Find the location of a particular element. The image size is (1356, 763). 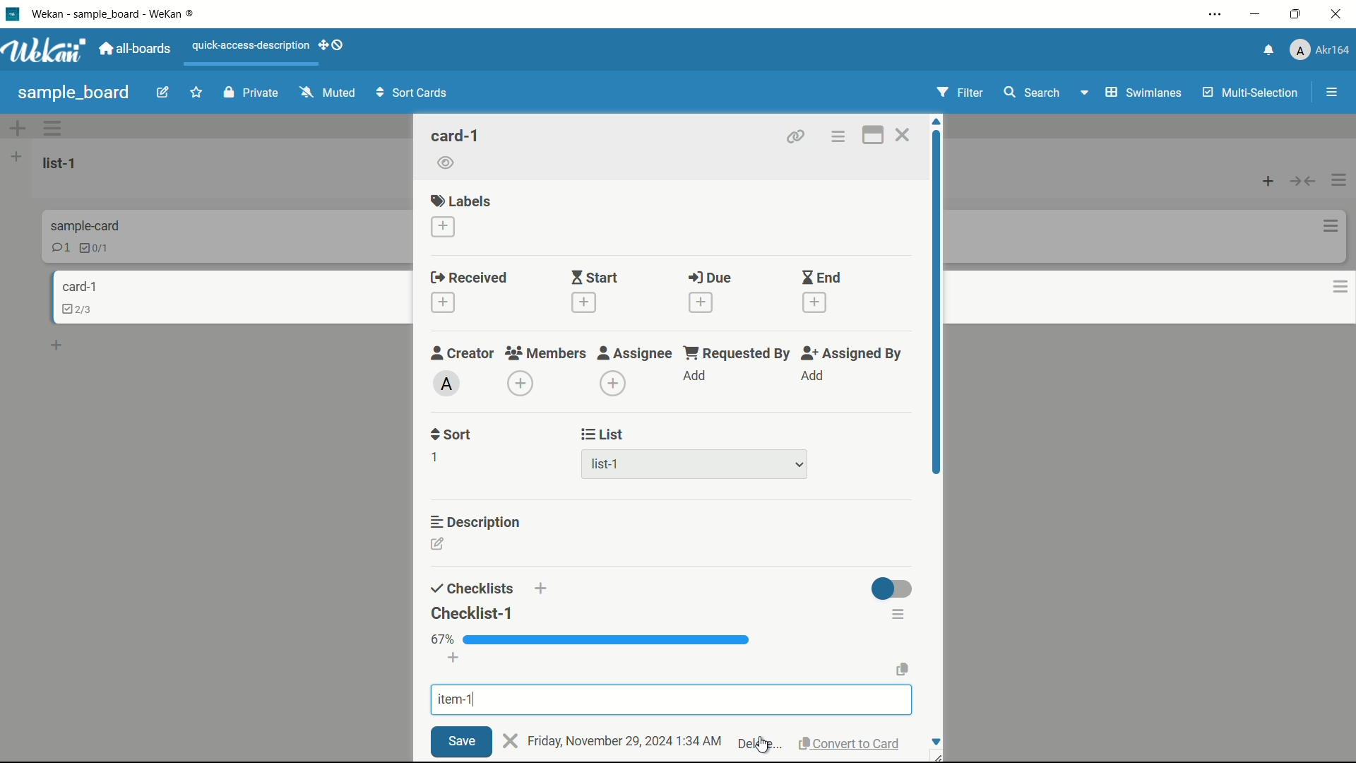

sample_board is located at coordinates (74, 93).